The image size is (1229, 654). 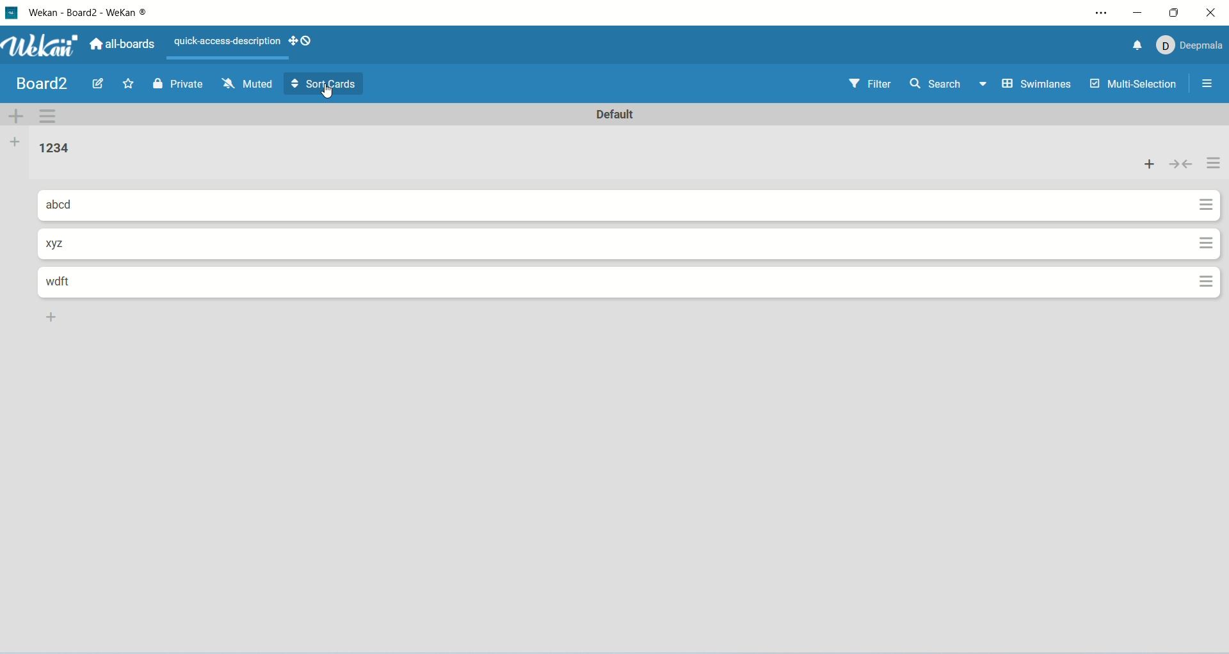 What do you see at coordinates (248, 84) in the screenshot?
I see `muted` at bounding box center [248, 84].